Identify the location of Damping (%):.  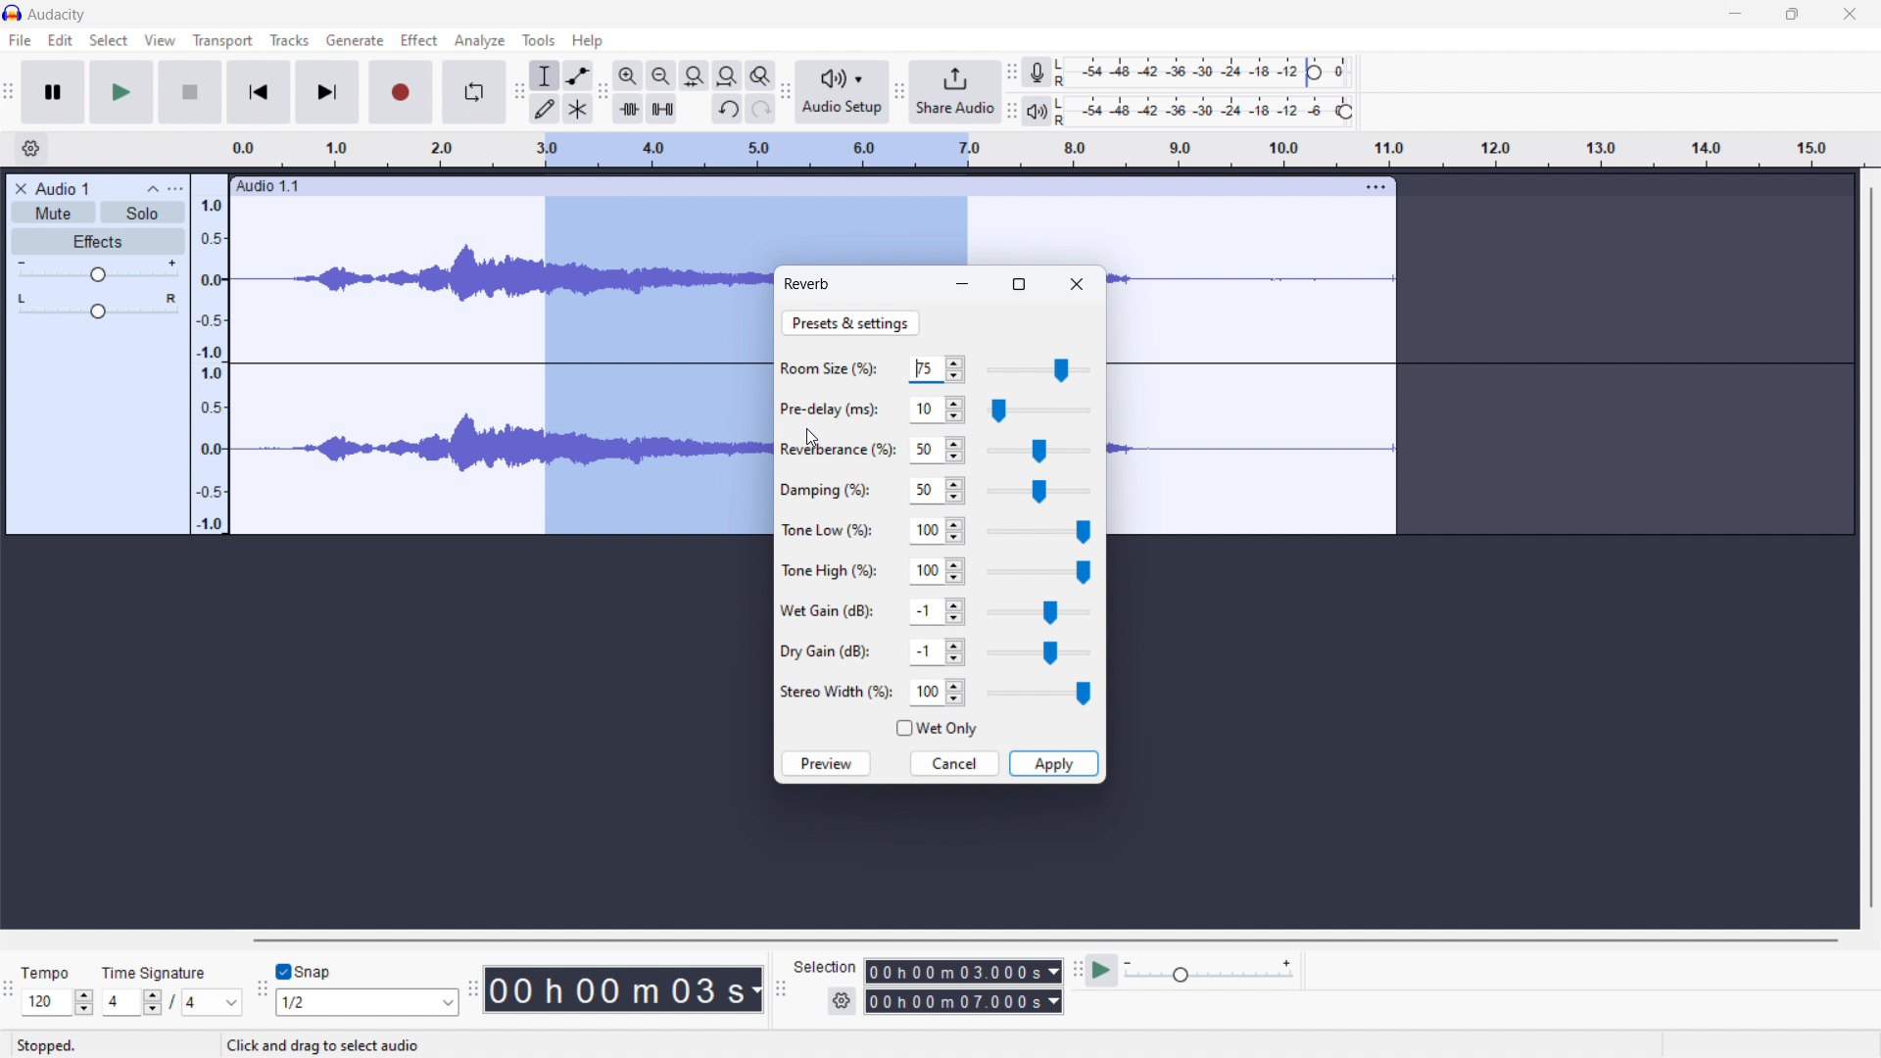
(832, 489).